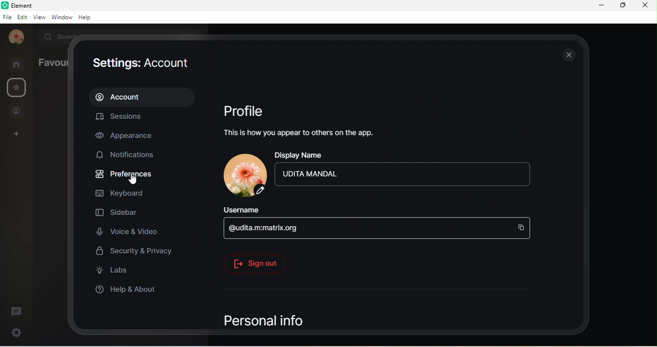  I want to click on maximize, so click(622, 6).